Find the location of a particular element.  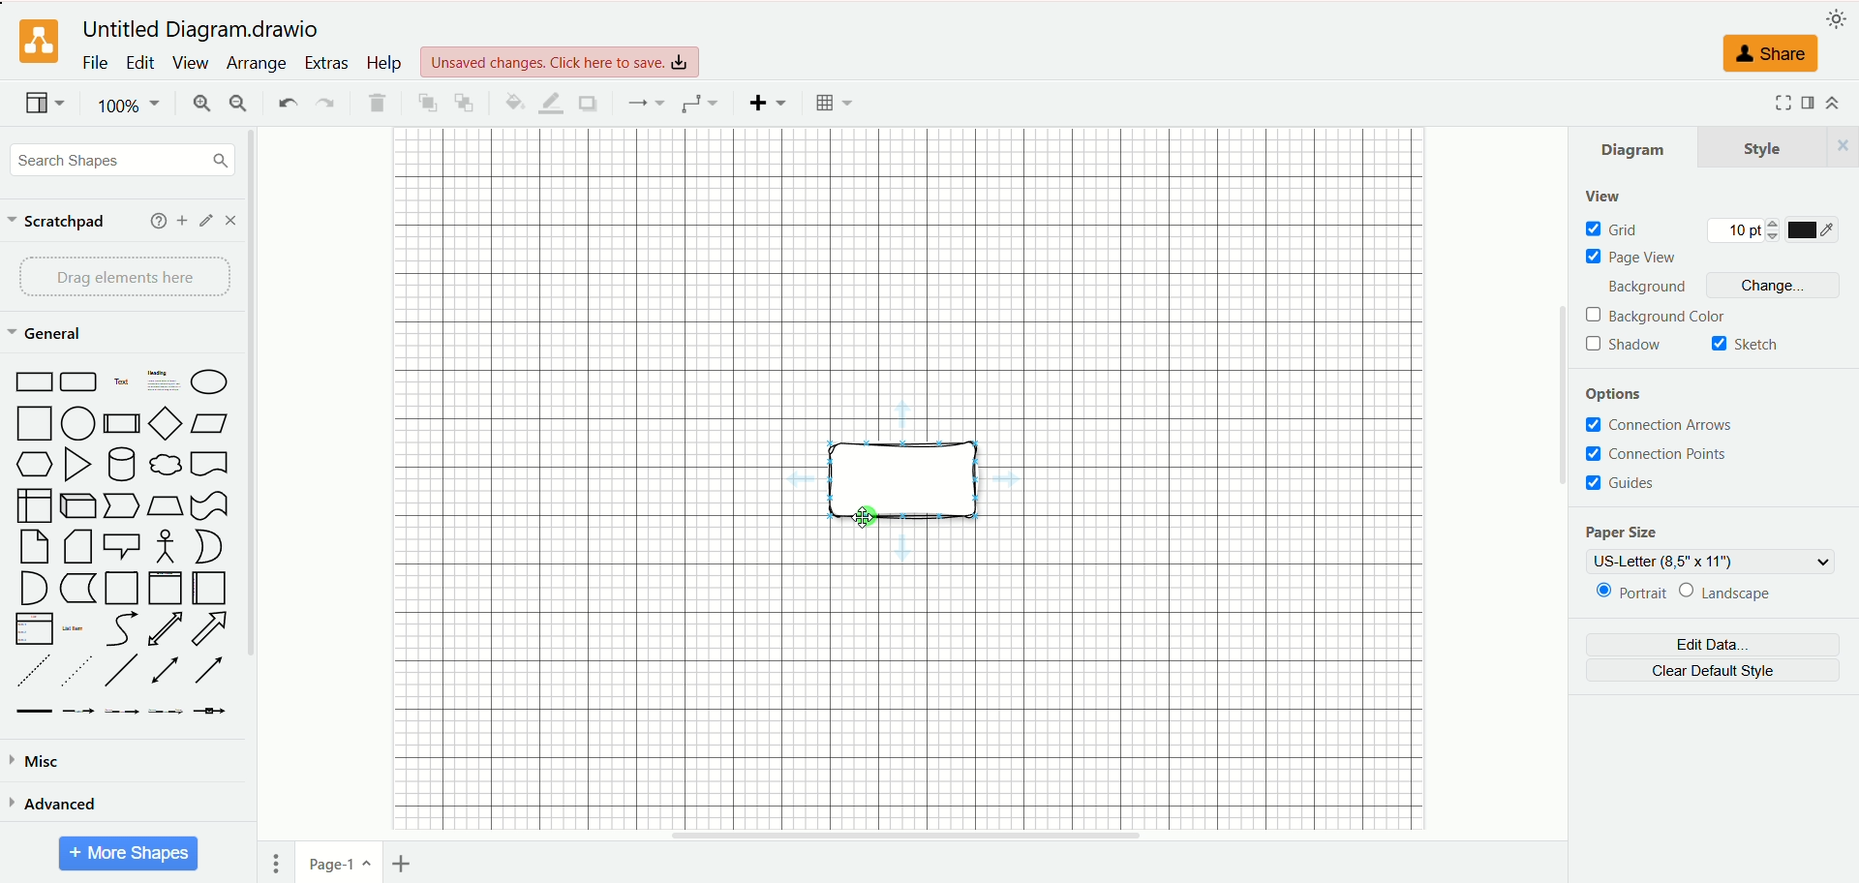

shapes is located at coordinates (120, 544).